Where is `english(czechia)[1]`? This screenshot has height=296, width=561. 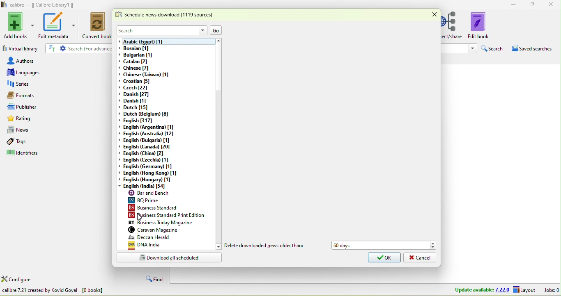
english(czechia)[1] is located at coordinates (151, 160).